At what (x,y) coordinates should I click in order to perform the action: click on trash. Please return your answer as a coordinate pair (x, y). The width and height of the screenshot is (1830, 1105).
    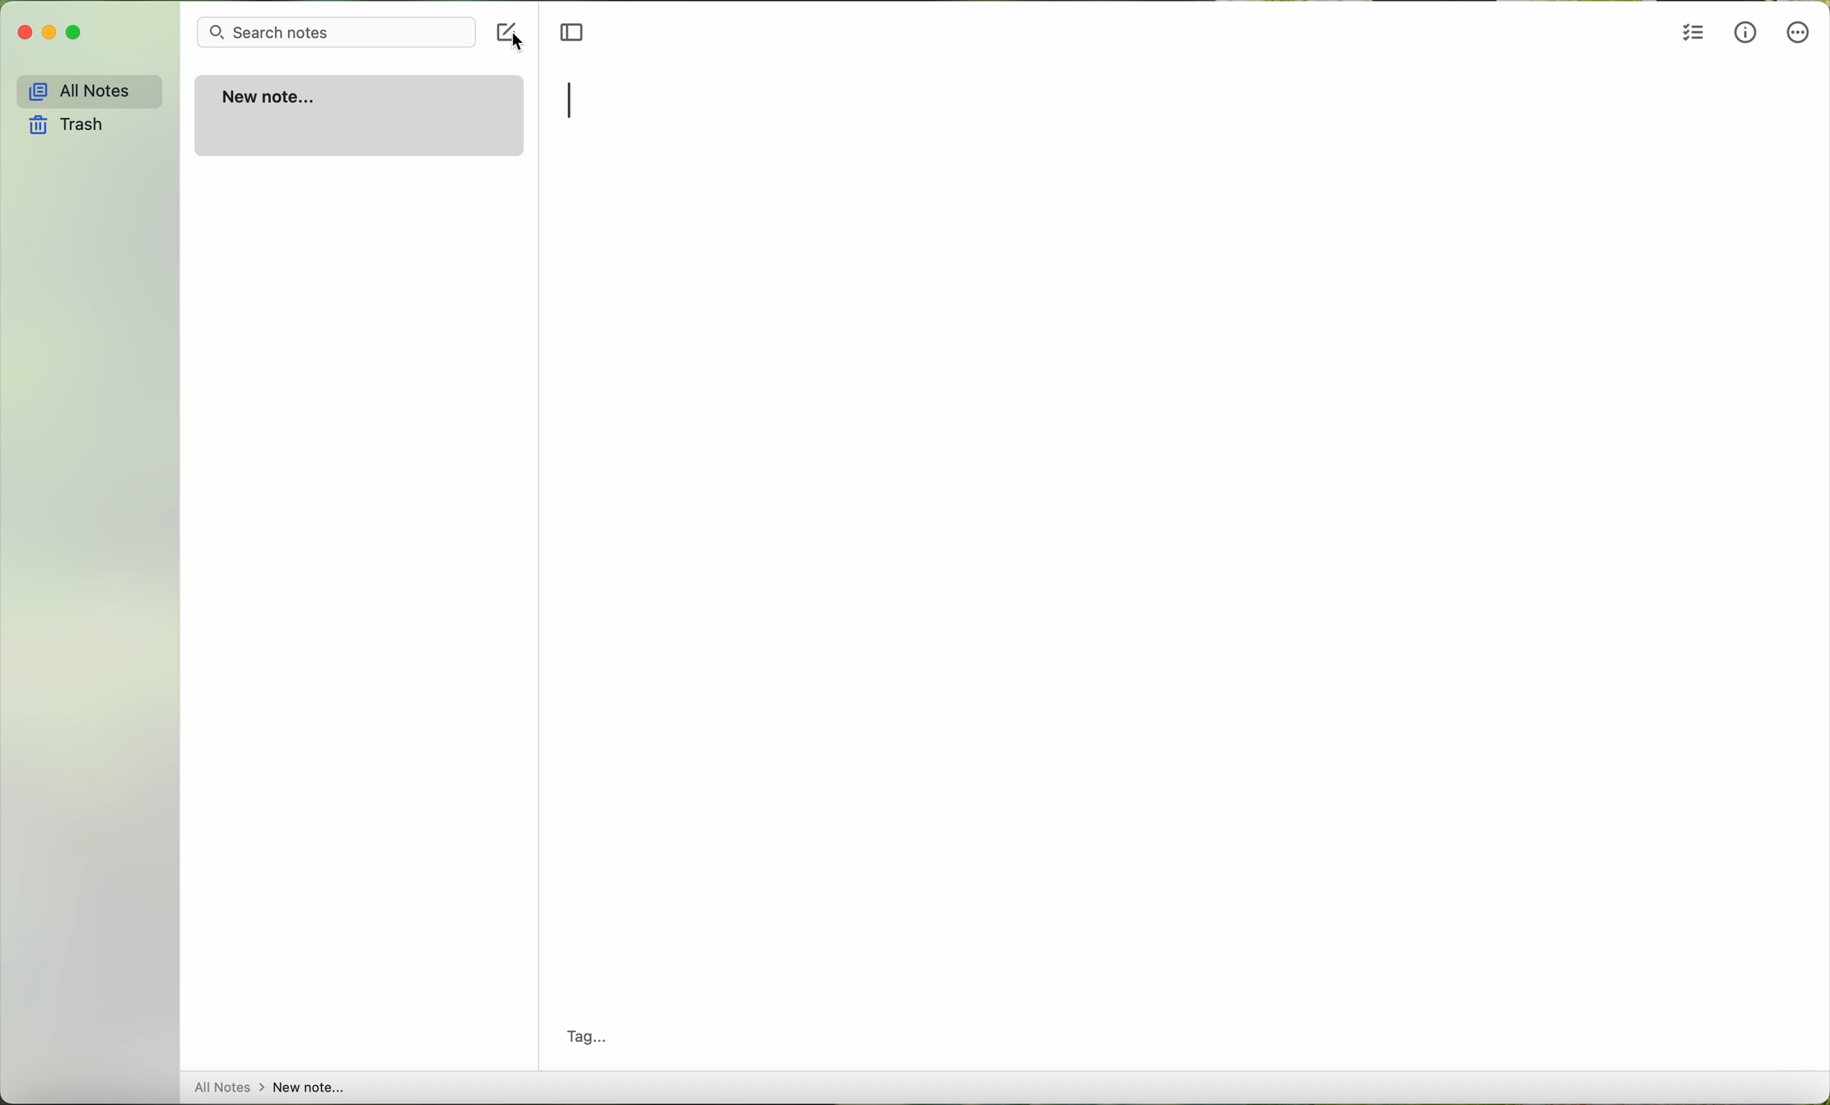
    Looking at the image, I should click on (75, 126).